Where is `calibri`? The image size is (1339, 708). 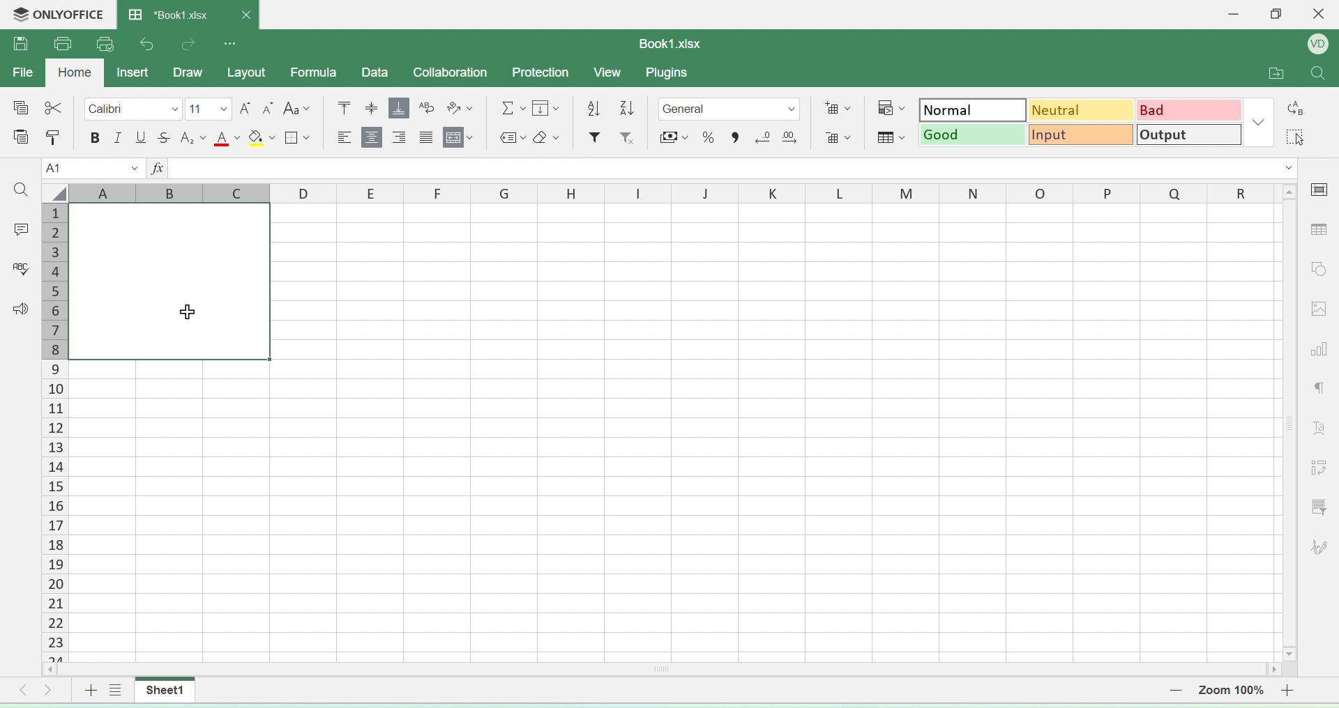
calibri is located at coordinates (135, 109).